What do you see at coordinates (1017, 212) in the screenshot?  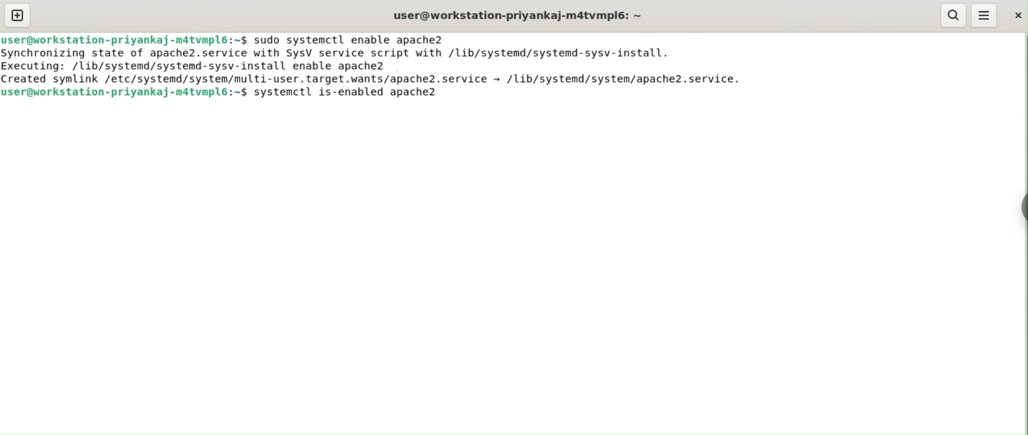 I see `Toggle Button` at bounding box center [1017, 212].